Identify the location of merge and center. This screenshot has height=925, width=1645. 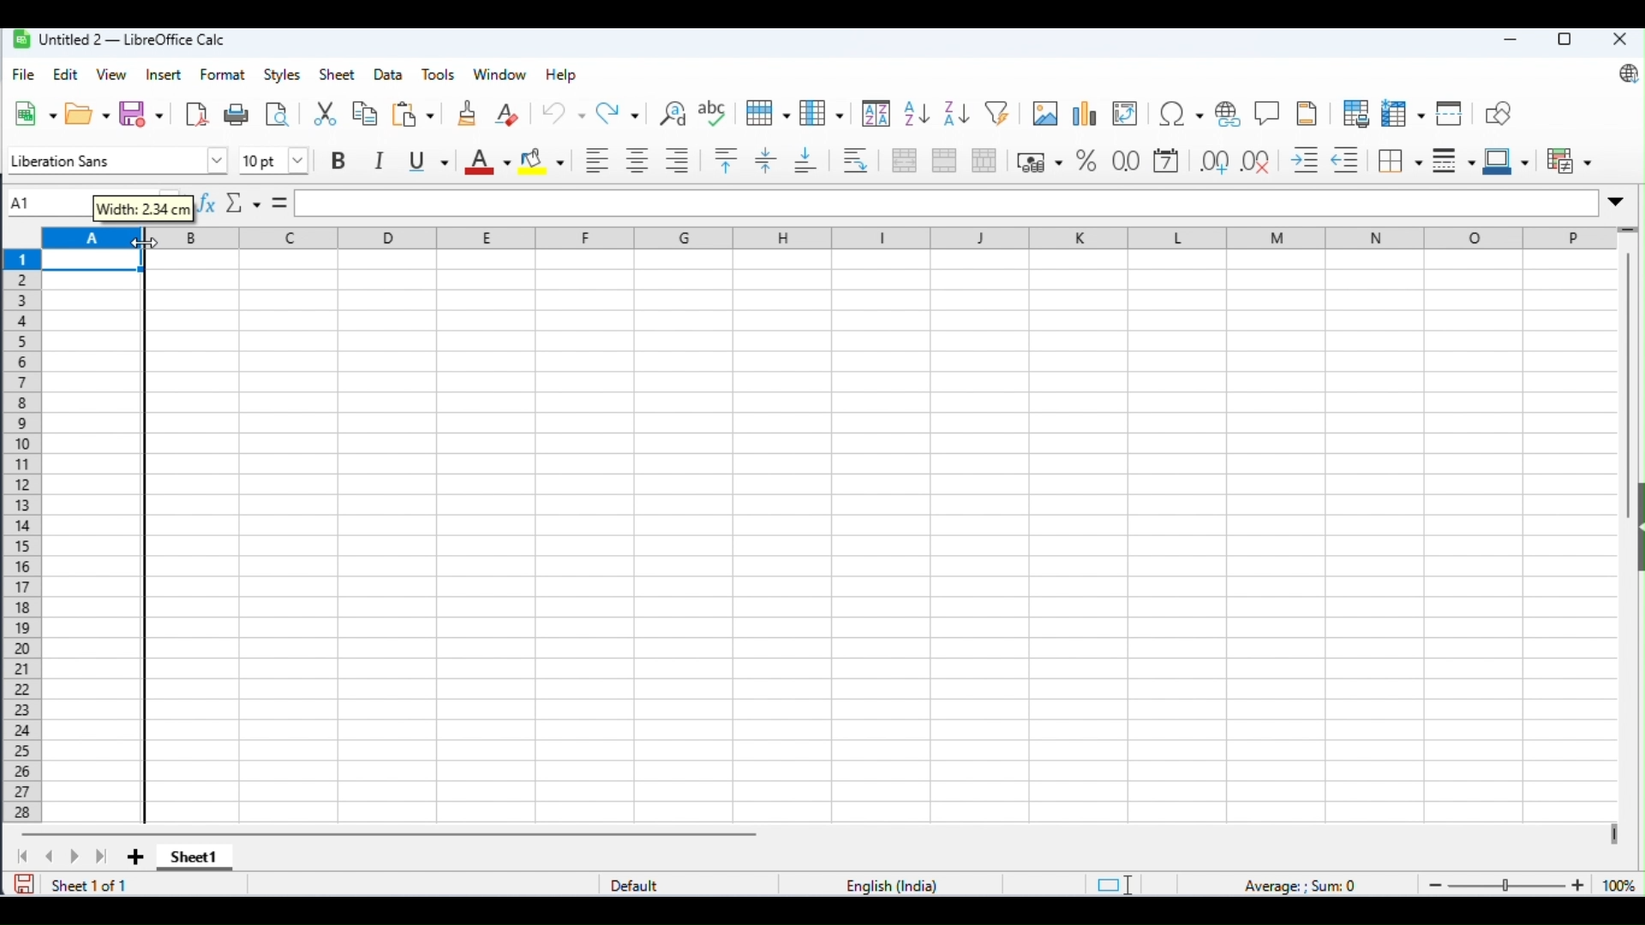
(905, 160).